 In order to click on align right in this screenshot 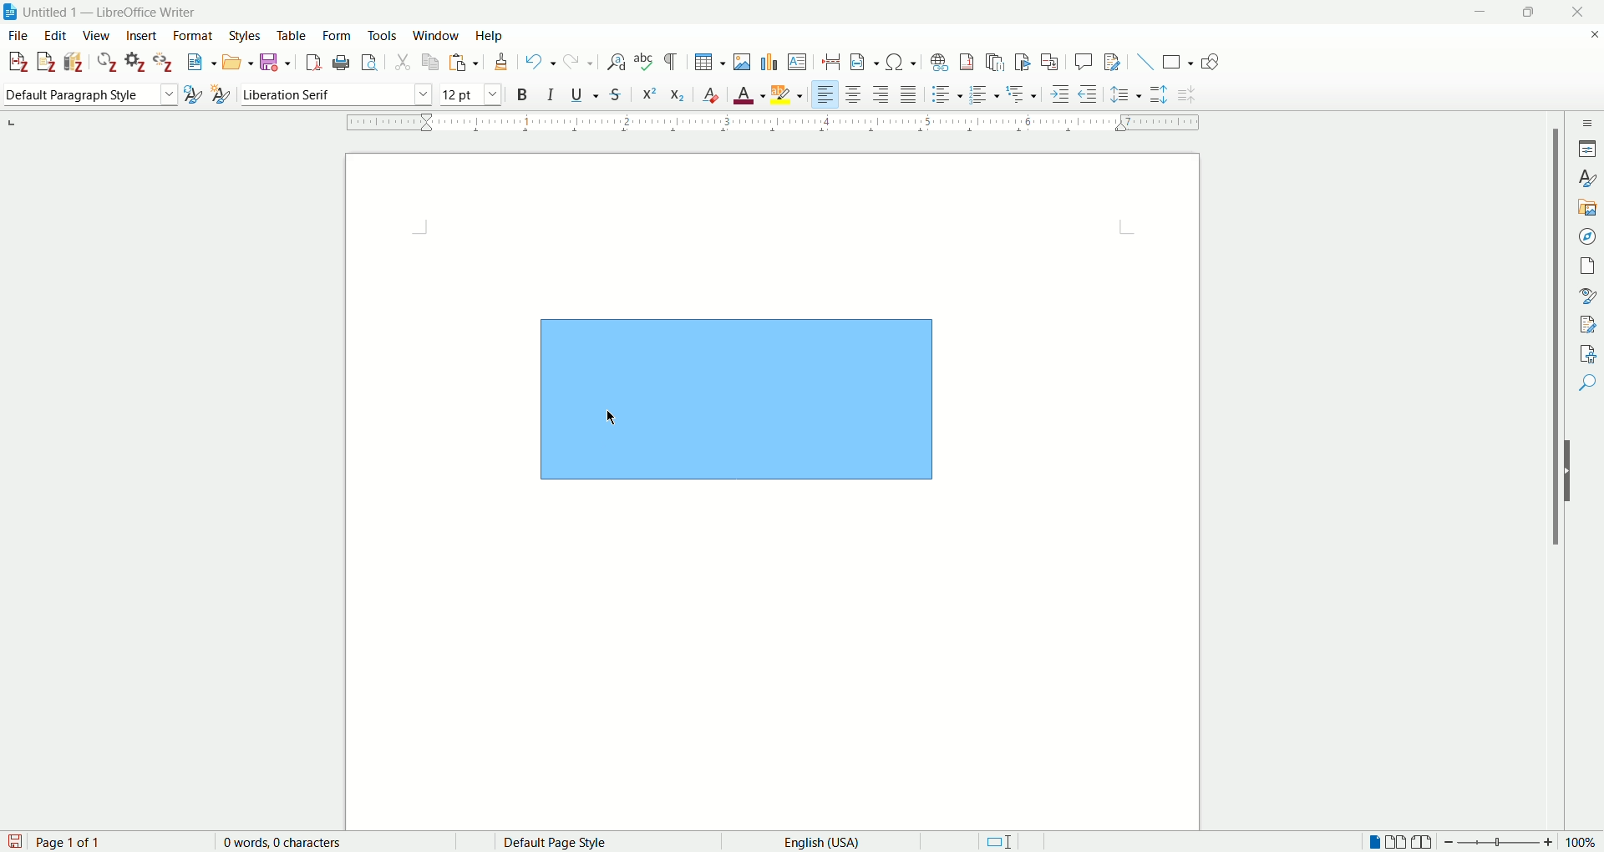, I will do `click(825, 94)`.